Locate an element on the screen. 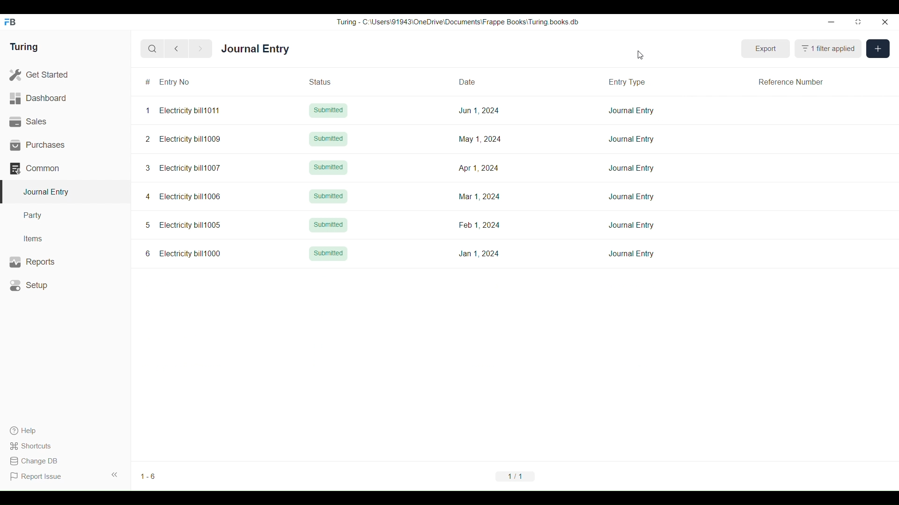 The image size is (899, 505). Cursor is located at coordinates (641, 55).